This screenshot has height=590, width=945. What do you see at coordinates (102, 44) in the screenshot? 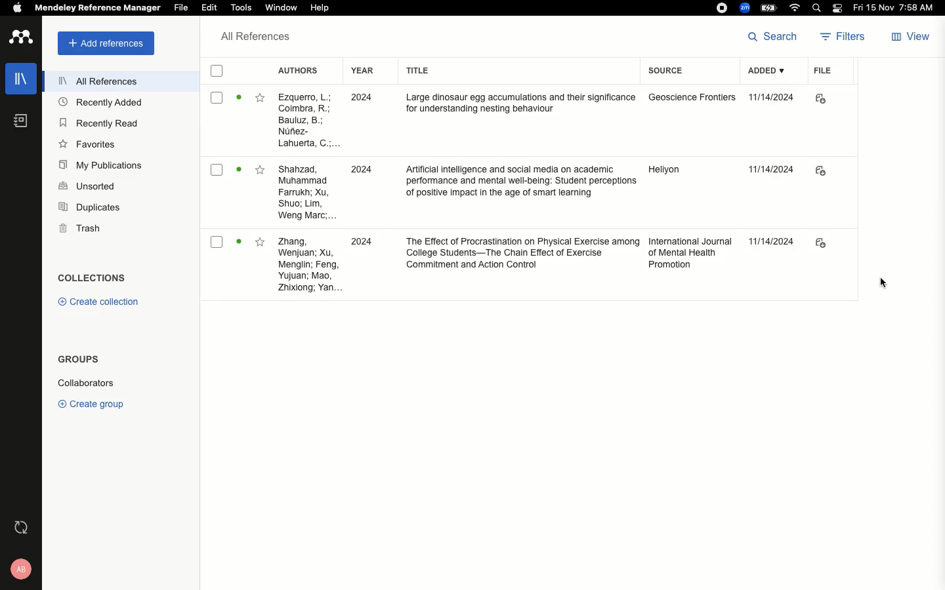
I see `Add references` at bounding box center [102, 44].